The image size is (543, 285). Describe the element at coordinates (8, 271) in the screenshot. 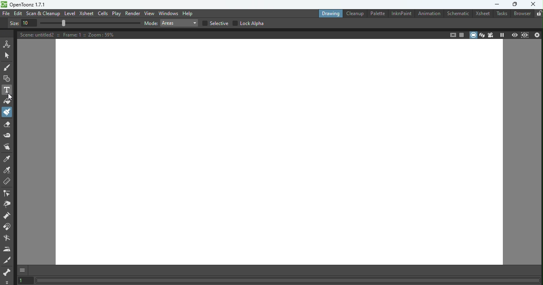

I see `skeleton tool` at that location.